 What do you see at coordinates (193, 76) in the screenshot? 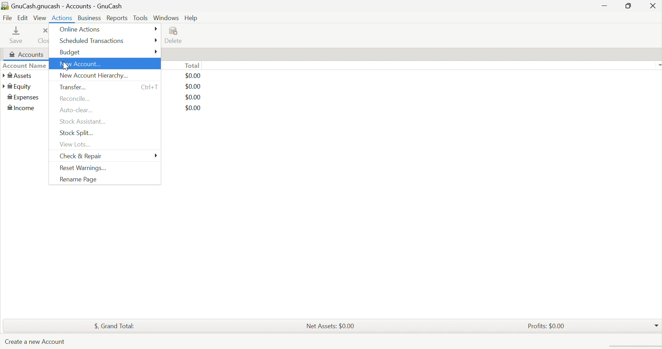
I see `$0.00` at bounding box center [193, 76].